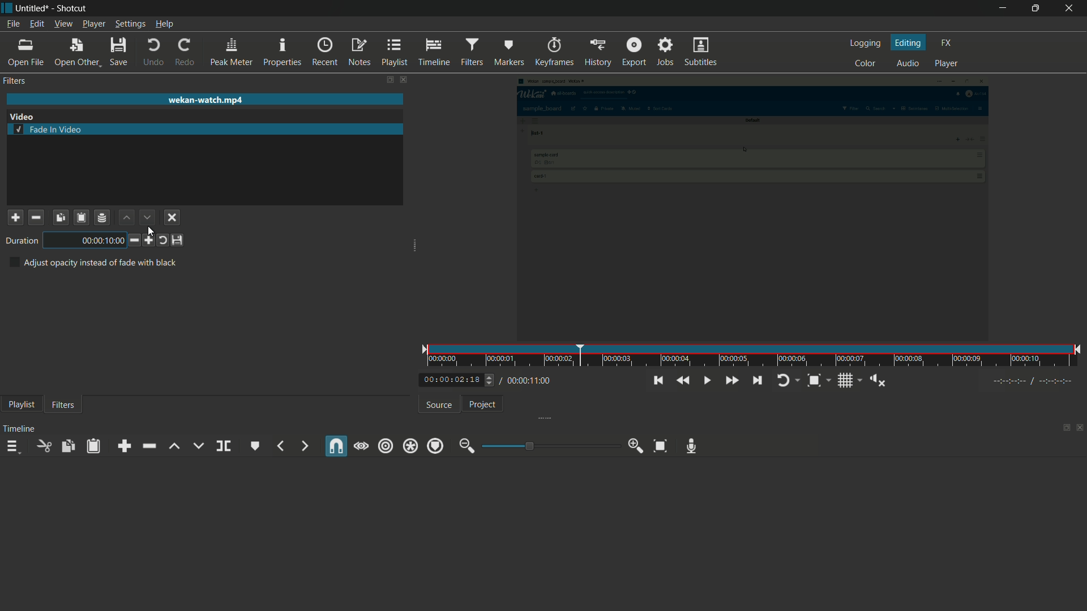 The width and height of the screenshot is (1087, 611). Describe the element at coordinates (173, 218) in the screenshot. I see `deselect the filter` at that location.